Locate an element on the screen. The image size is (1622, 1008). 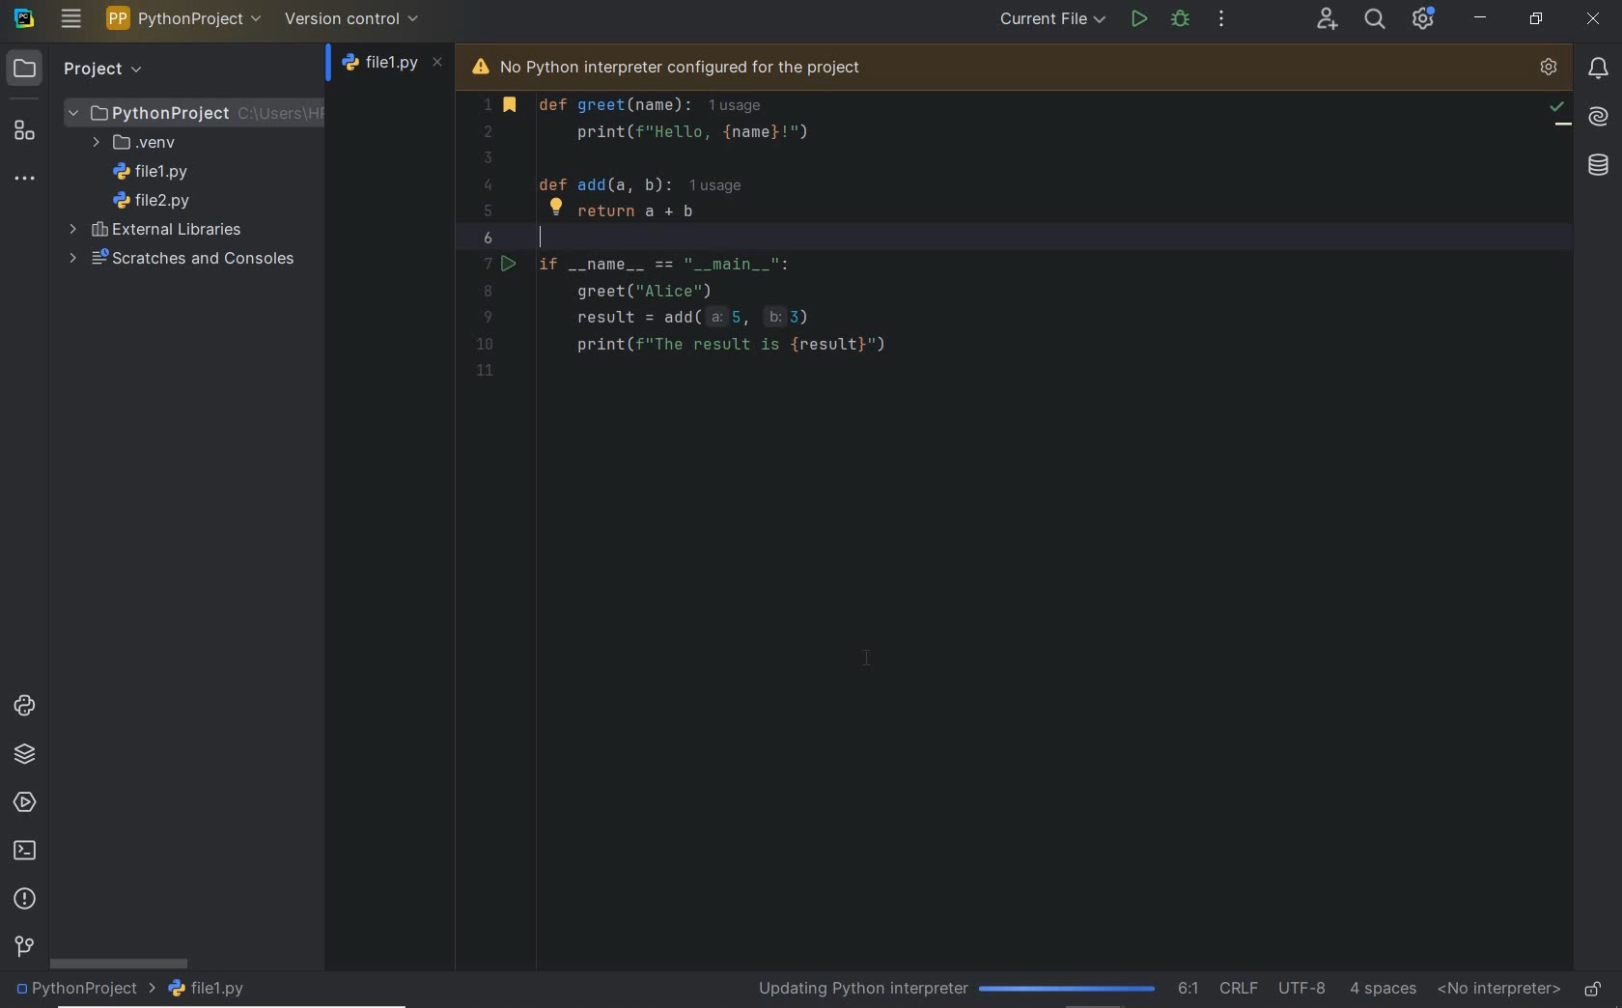
CLOSE is located at coordinates (1594, 21).